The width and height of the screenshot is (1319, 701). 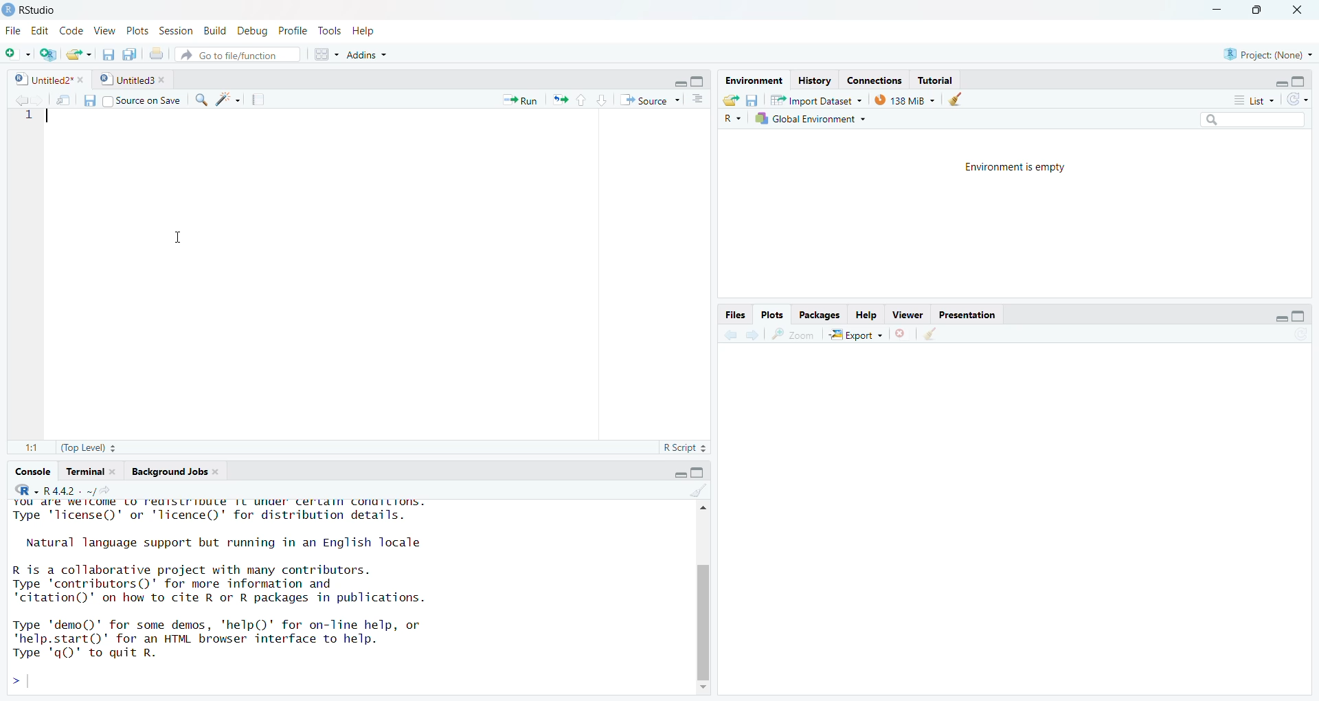 What do you see at coordinates (1239, 119) in the screenshot?
I see `Search` at bounding box center [1239, 119].